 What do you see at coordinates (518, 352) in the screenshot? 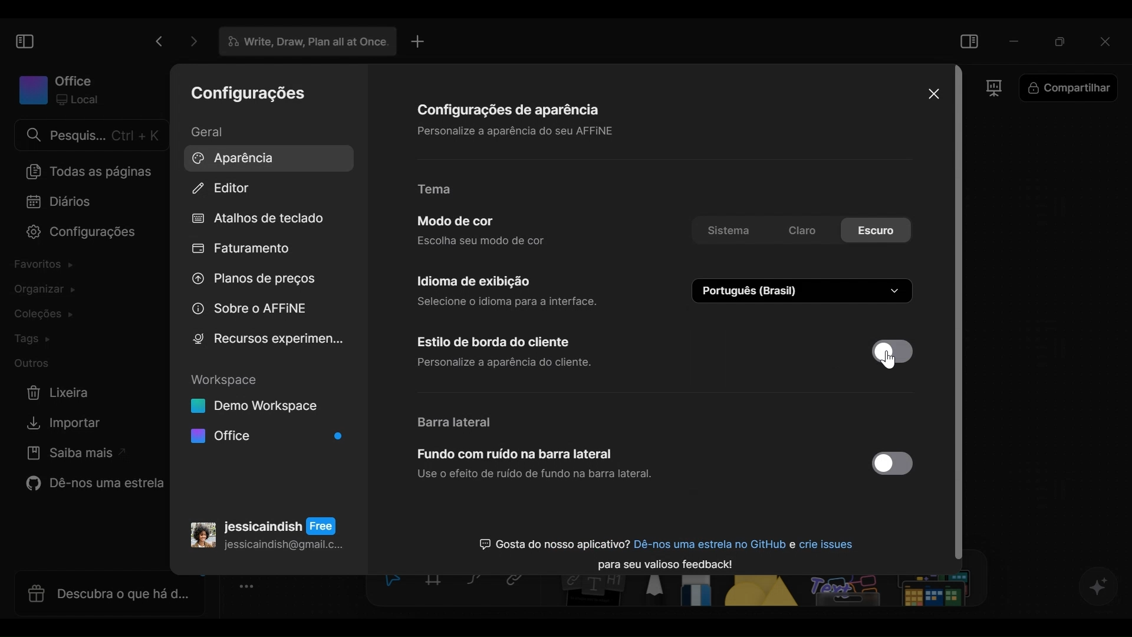
I see `Client border Style` at bounding box center [518, 352].